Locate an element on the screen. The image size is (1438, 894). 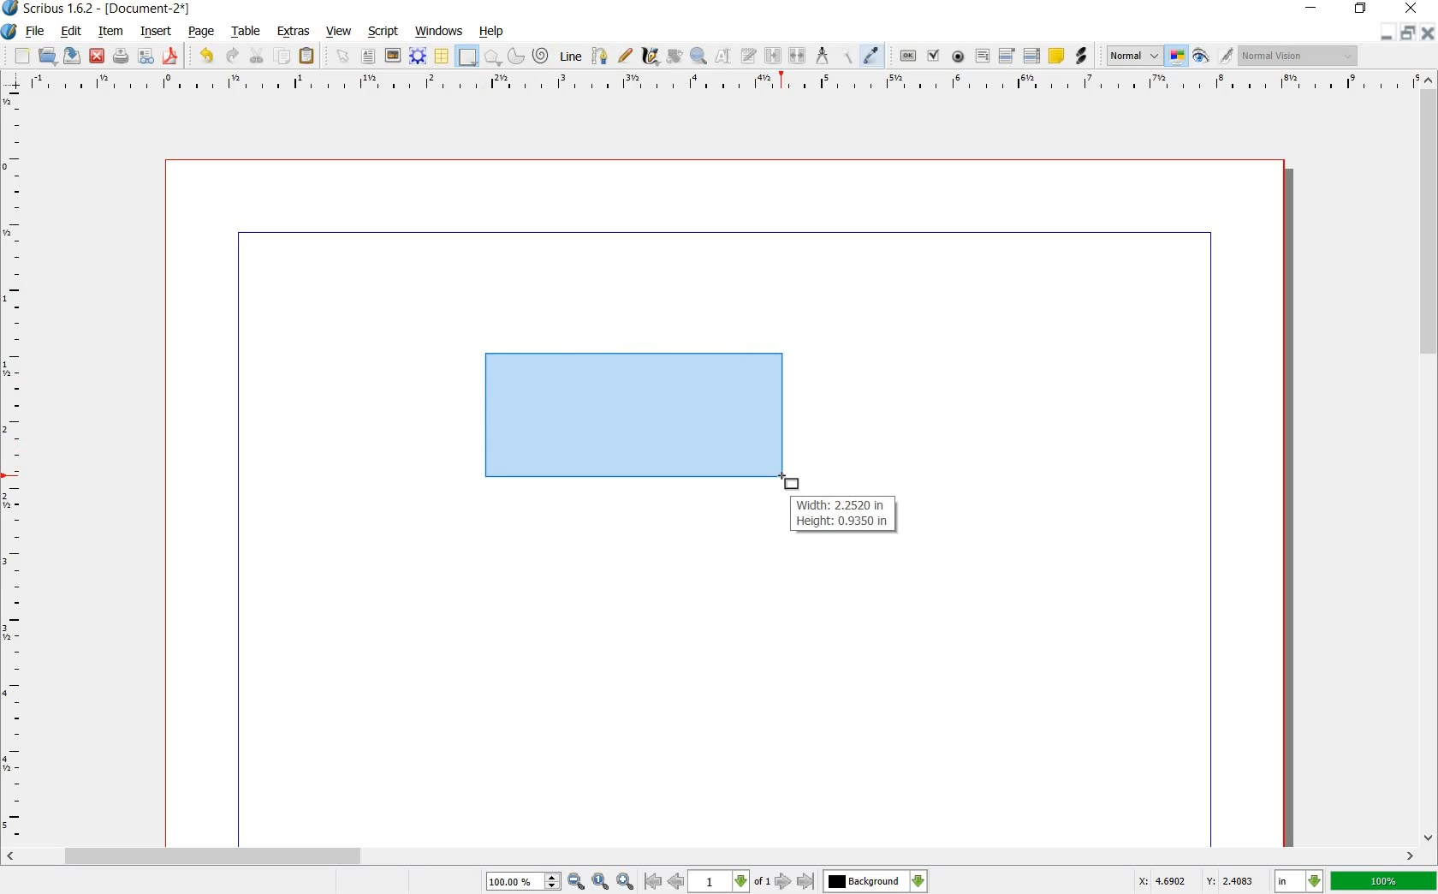
normal vision is located at coordinates (1297, 56).